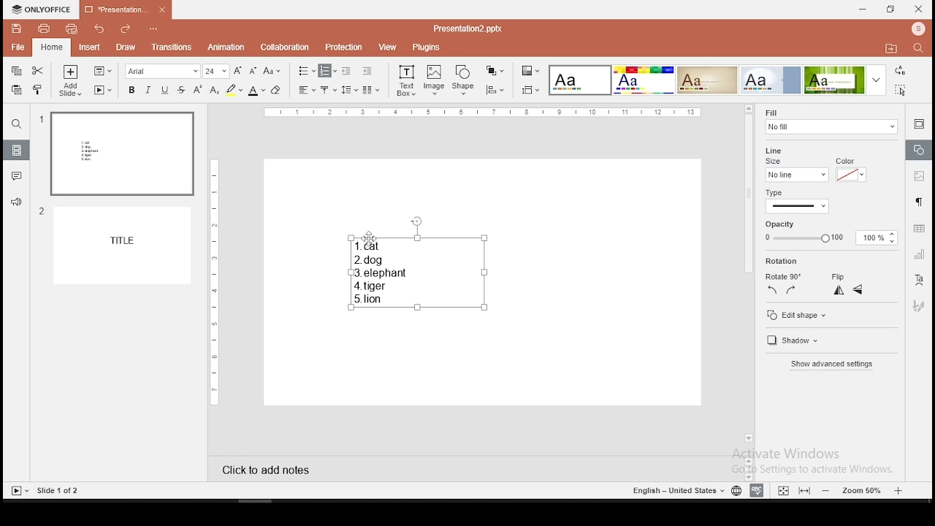 The height and width of the screenshot is (526, 935). Describe the element at coordinates (17, 71) in the screenshot. I see `copy` at that location.